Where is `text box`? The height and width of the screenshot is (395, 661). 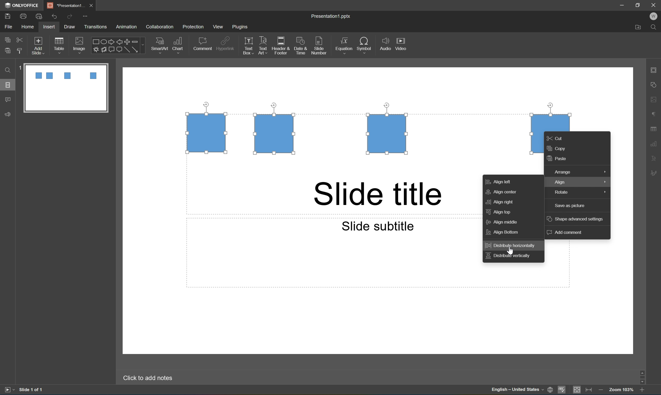 text box is located at coordinates (247, 46).